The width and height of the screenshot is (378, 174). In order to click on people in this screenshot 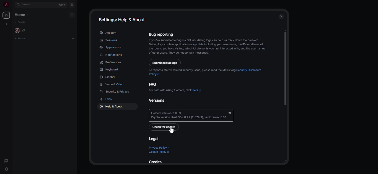, I will do `click(22, 30)`.